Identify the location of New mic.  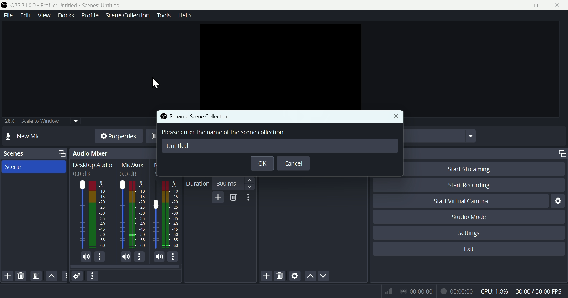
(30, 137).